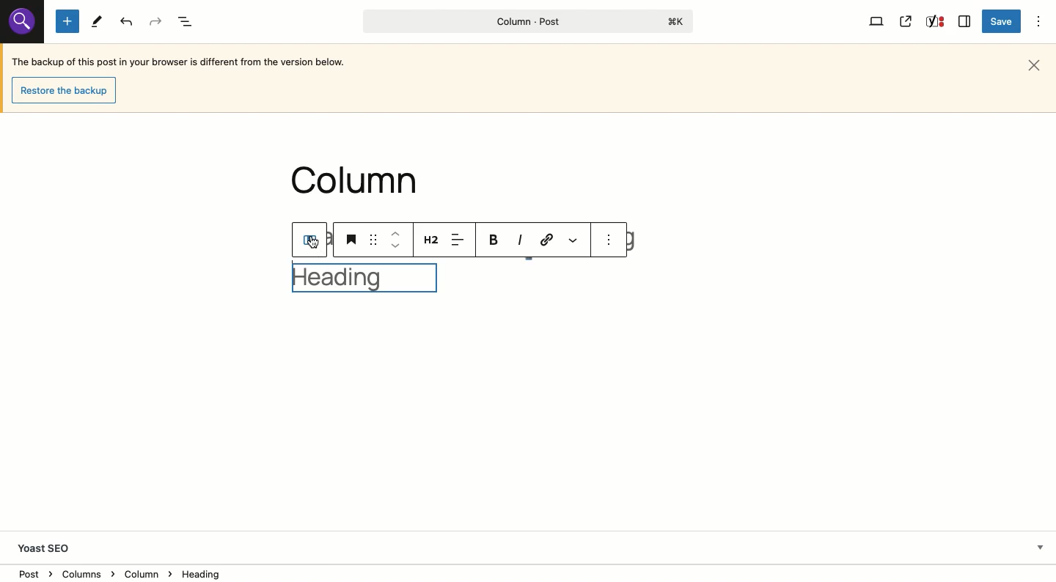 This screenshot has height=582, width=1056. I want to click on drag, so click(377, 237).